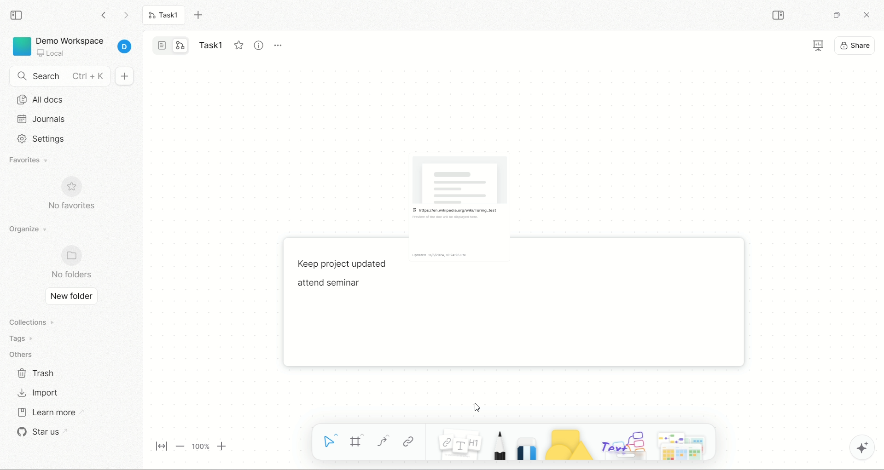 Image resolution: width=884 pixels, height=470 pixels. What do you see at coordinates (257, 45) in the screenshot?
I see `view info` at bounding box center [257, 45].